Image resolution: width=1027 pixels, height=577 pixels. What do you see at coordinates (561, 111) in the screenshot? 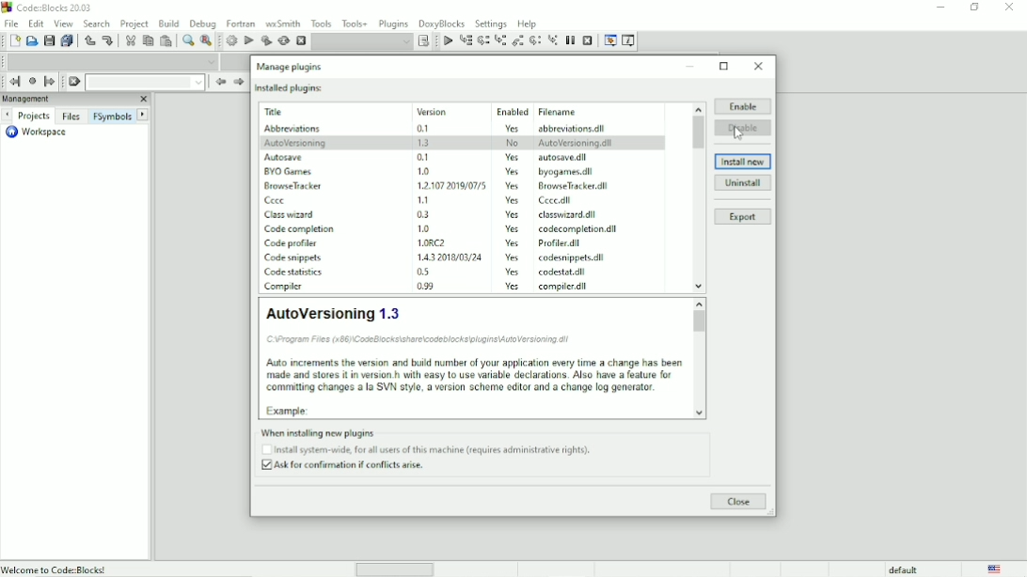
I see `Filename` at bounding box center [561, 111].